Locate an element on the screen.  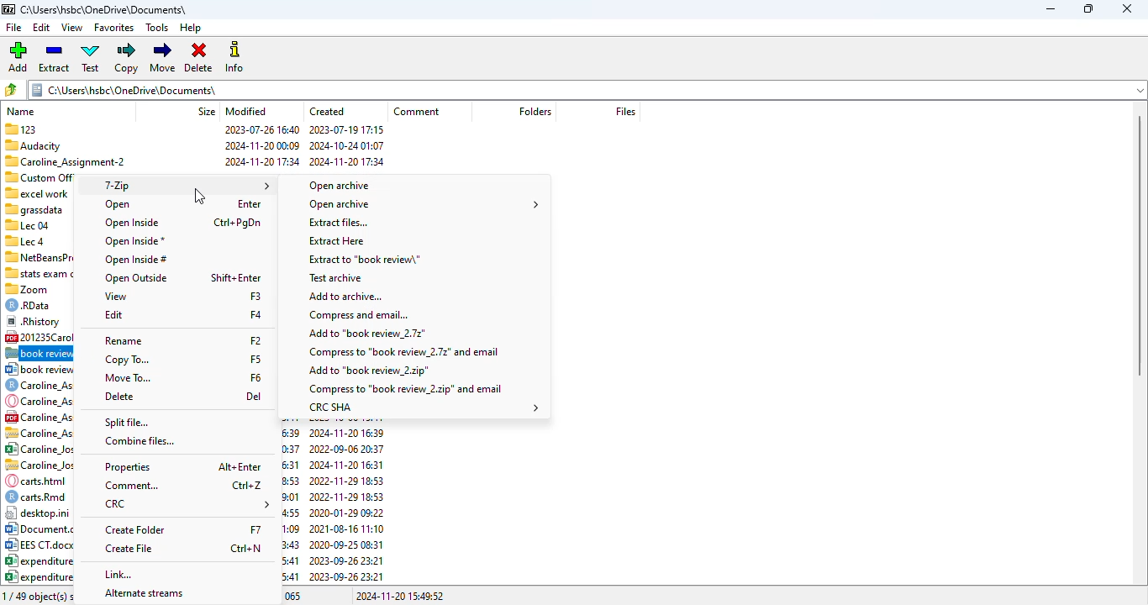
shortcut for delete is located at coordinates (254, 396).